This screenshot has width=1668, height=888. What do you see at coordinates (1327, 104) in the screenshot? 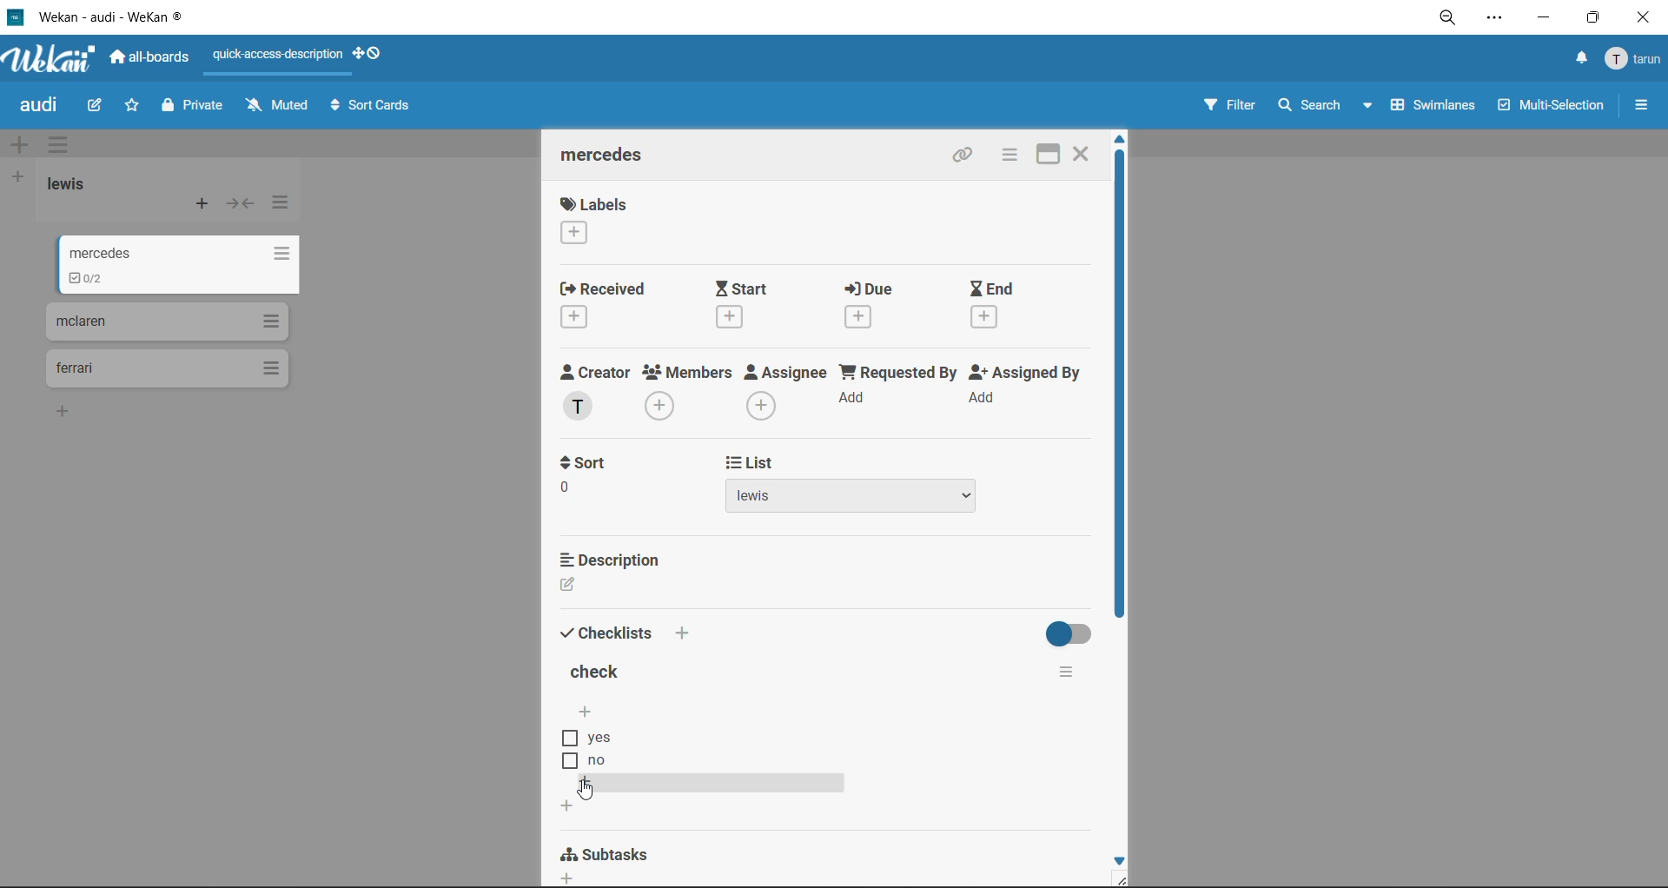
I see `search` at bounding box center [1327, 104].